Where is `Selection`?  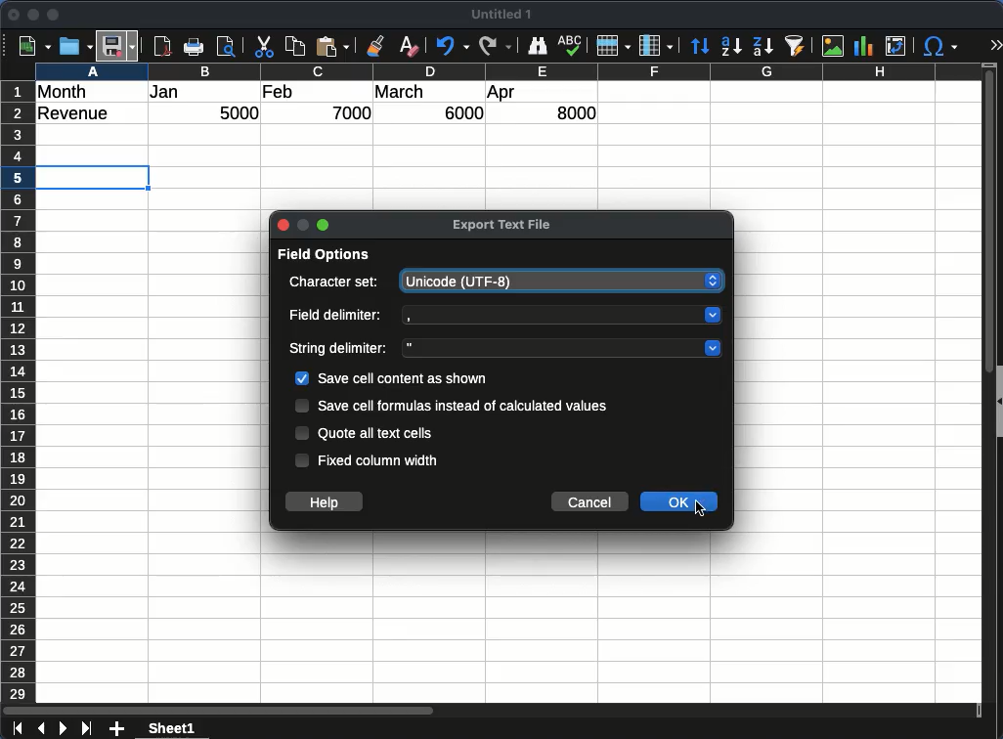
Selection is located at coordinates (89, 179).